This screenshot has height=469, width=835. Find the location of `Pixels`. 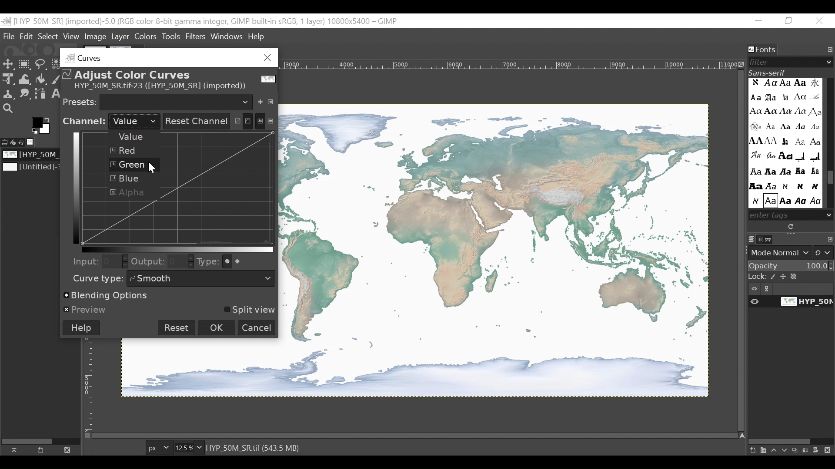

Pixels is located at coordinates (158, 448).